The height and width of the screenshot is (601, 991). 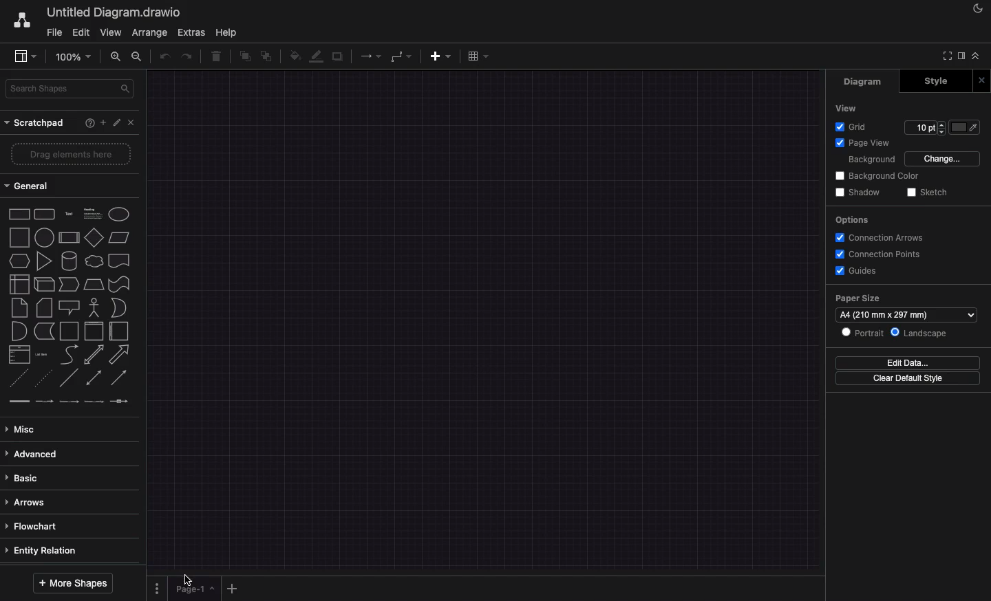 I want to click on basic, so click(x=31, y=477).